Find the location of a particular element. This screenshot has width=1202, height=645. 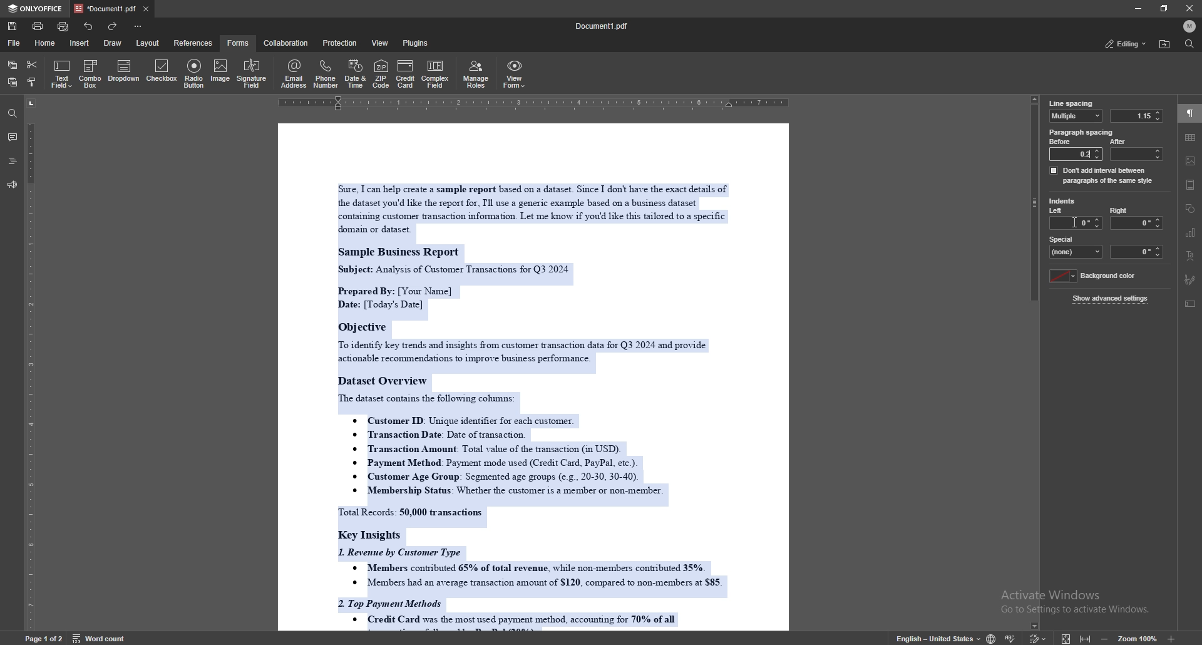

zoom in is located at coordinates (1170, 639).